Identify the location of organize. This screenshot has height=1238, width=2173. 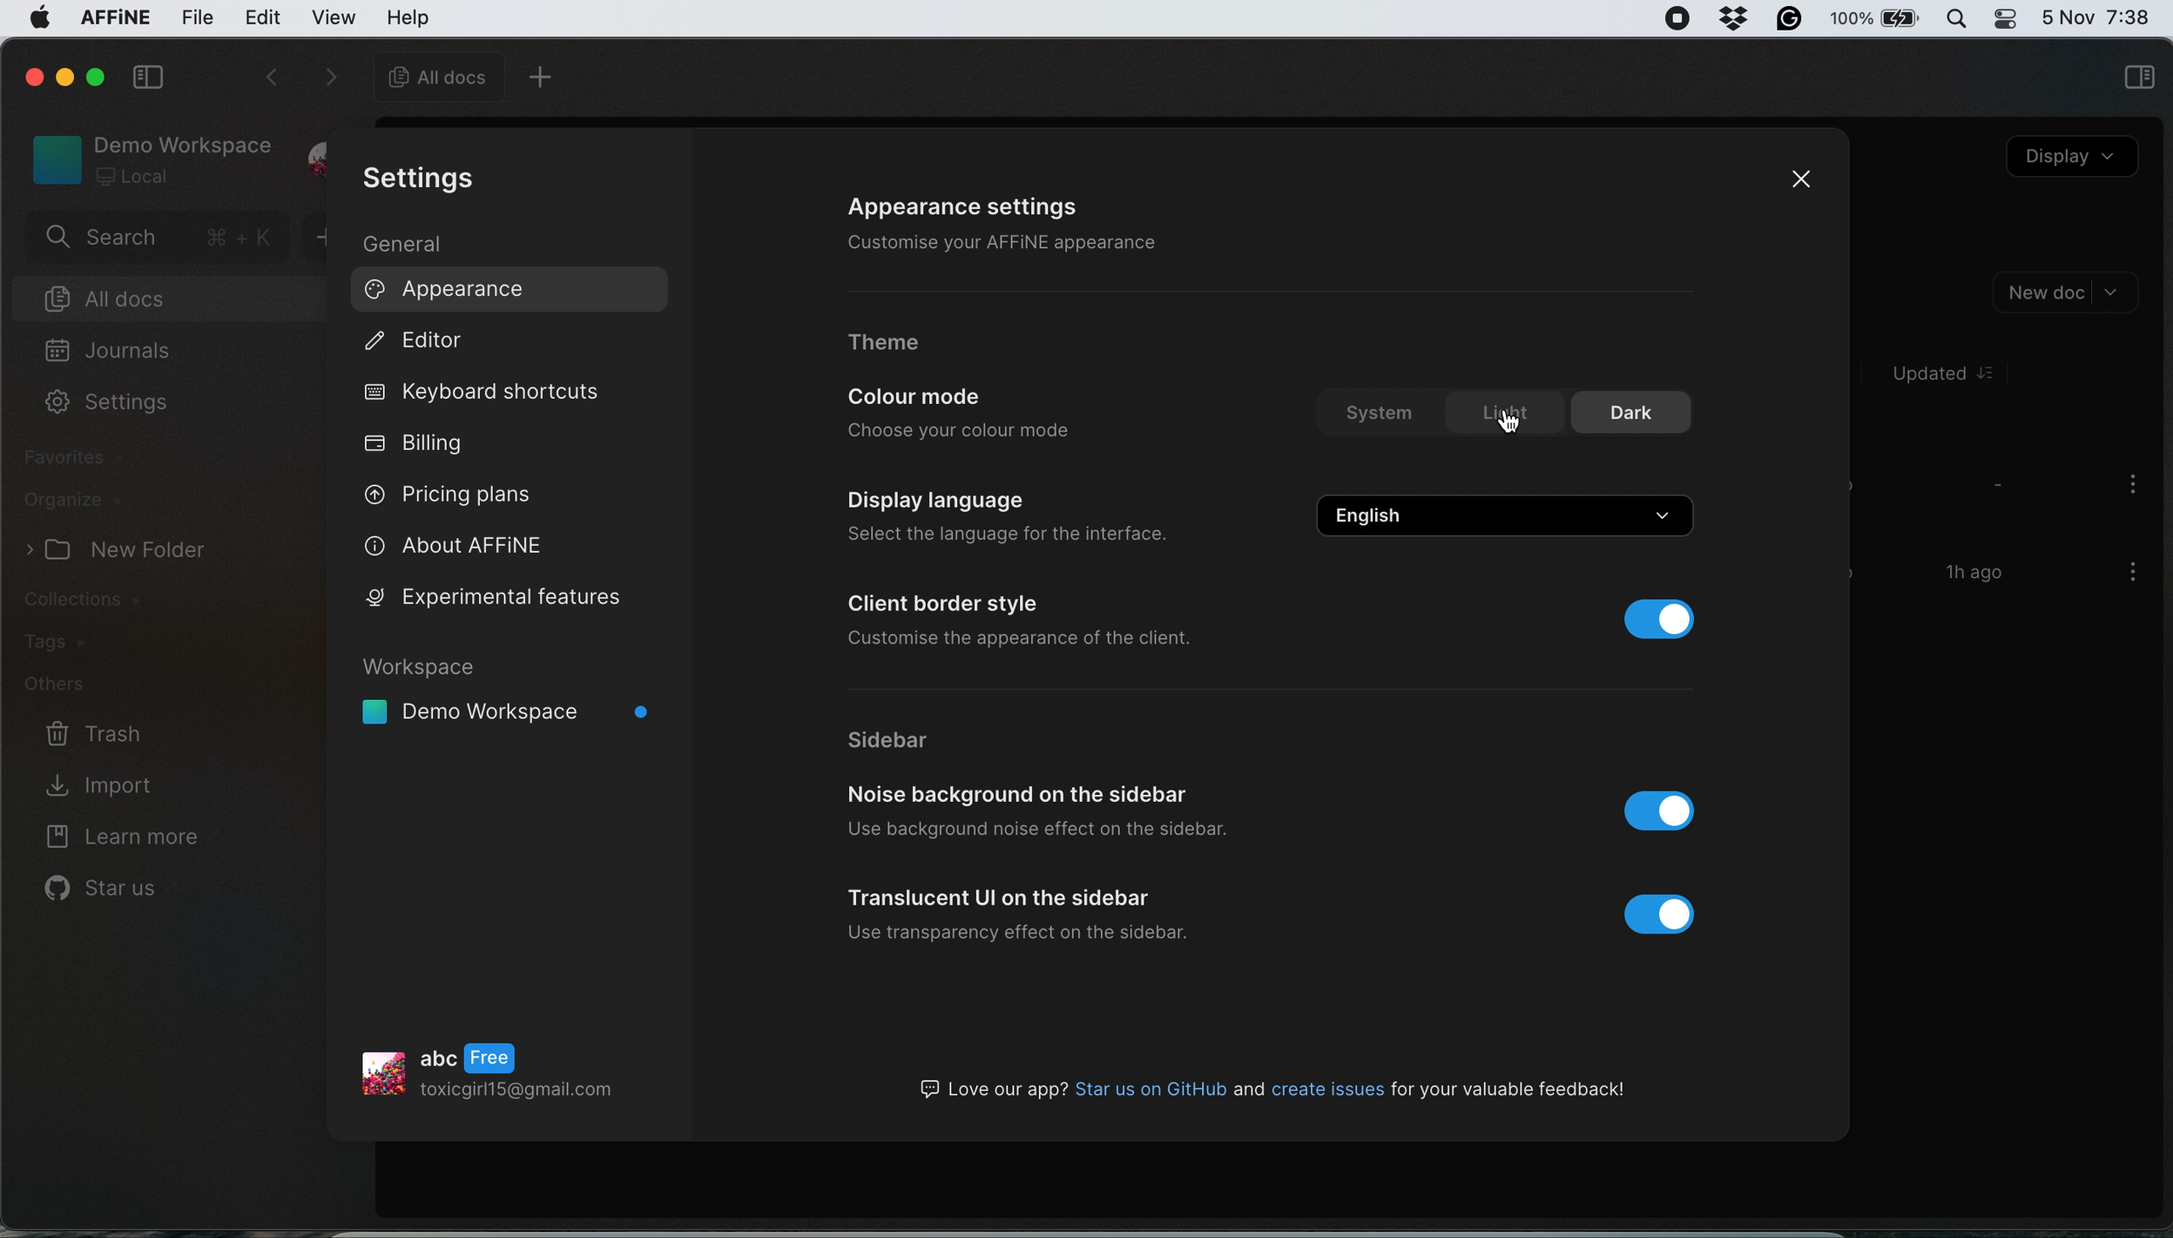
(71, 500).